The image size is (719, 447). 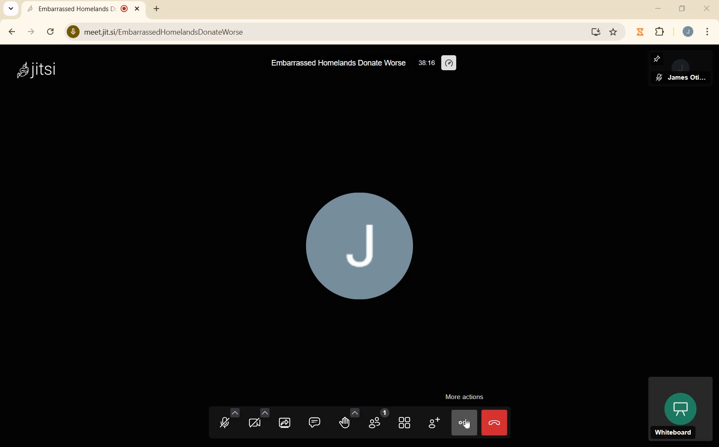 What do you see at coordinates (84, 9) in the screenshot?
I see `current open tab` at bounding box center [84, 9].